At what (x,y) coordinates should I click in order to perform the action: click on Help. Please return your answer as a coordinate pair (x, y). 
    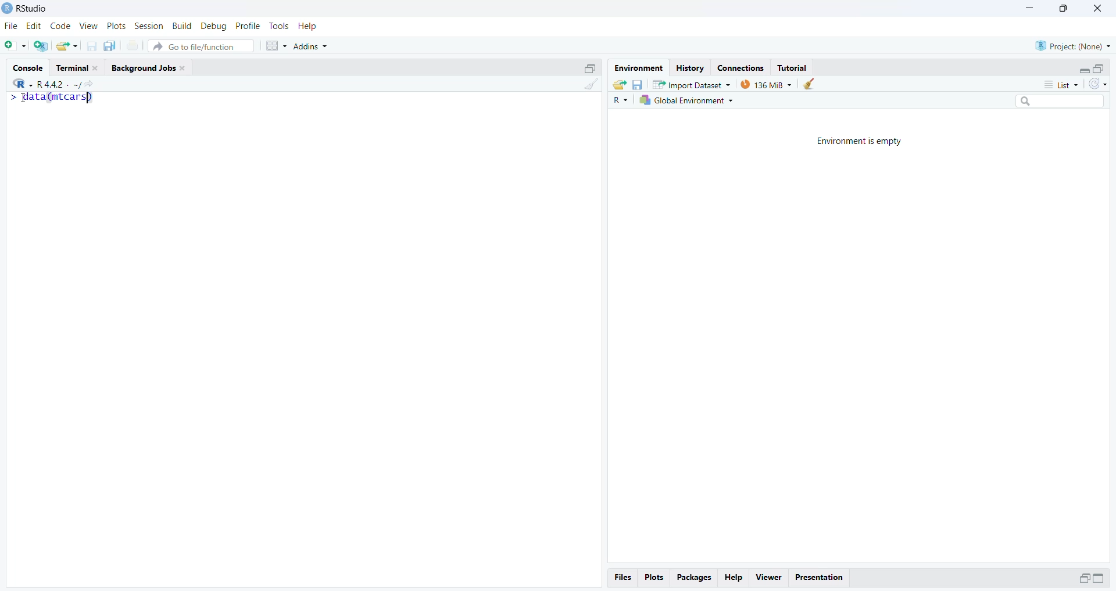
    Looking at the image, I should click on (735, 578).